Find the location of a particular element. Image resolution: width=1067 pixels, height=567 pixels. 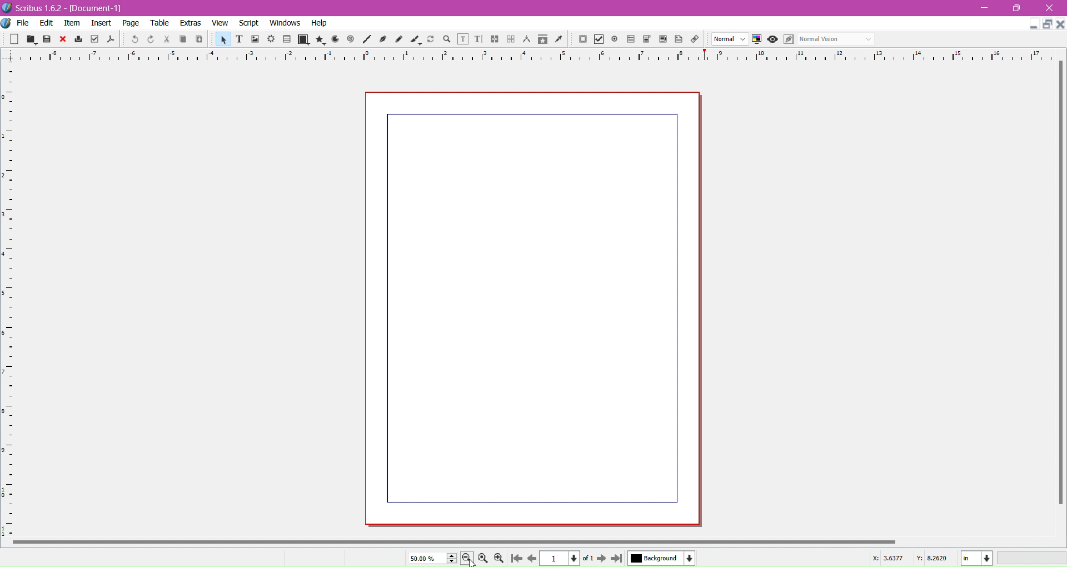

Zoom Level is located at coordinates (1031, 558).